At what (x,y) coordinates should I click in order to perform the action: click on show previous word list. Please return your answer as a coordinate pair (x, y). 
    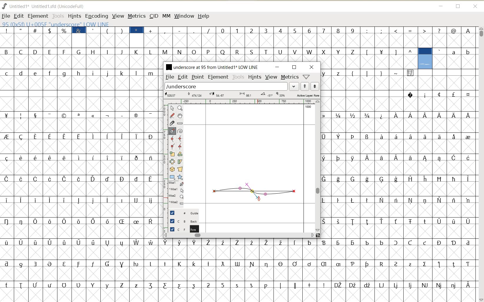
    Looking at the image, I should click on (305, 86).